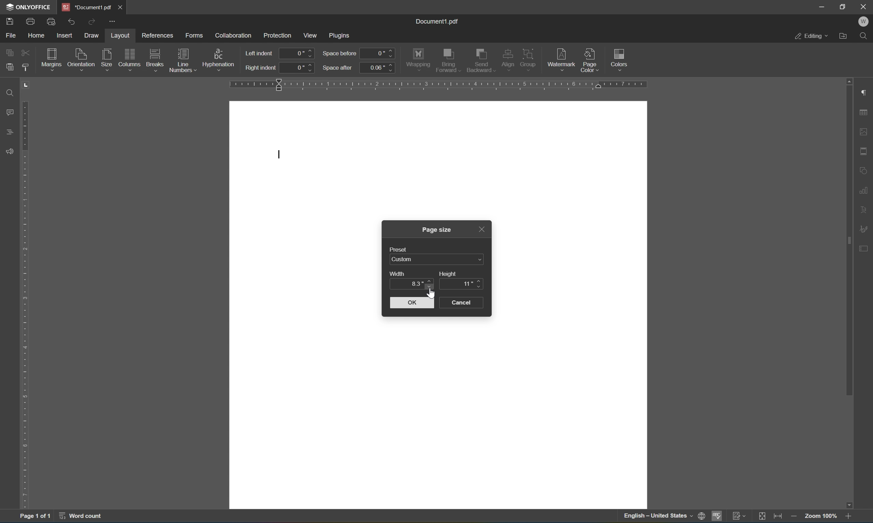 The height and width of the screenshot is (523, 873). Describe the element at coordinates (31, 20) in the screenshot. I see `print` at that location.